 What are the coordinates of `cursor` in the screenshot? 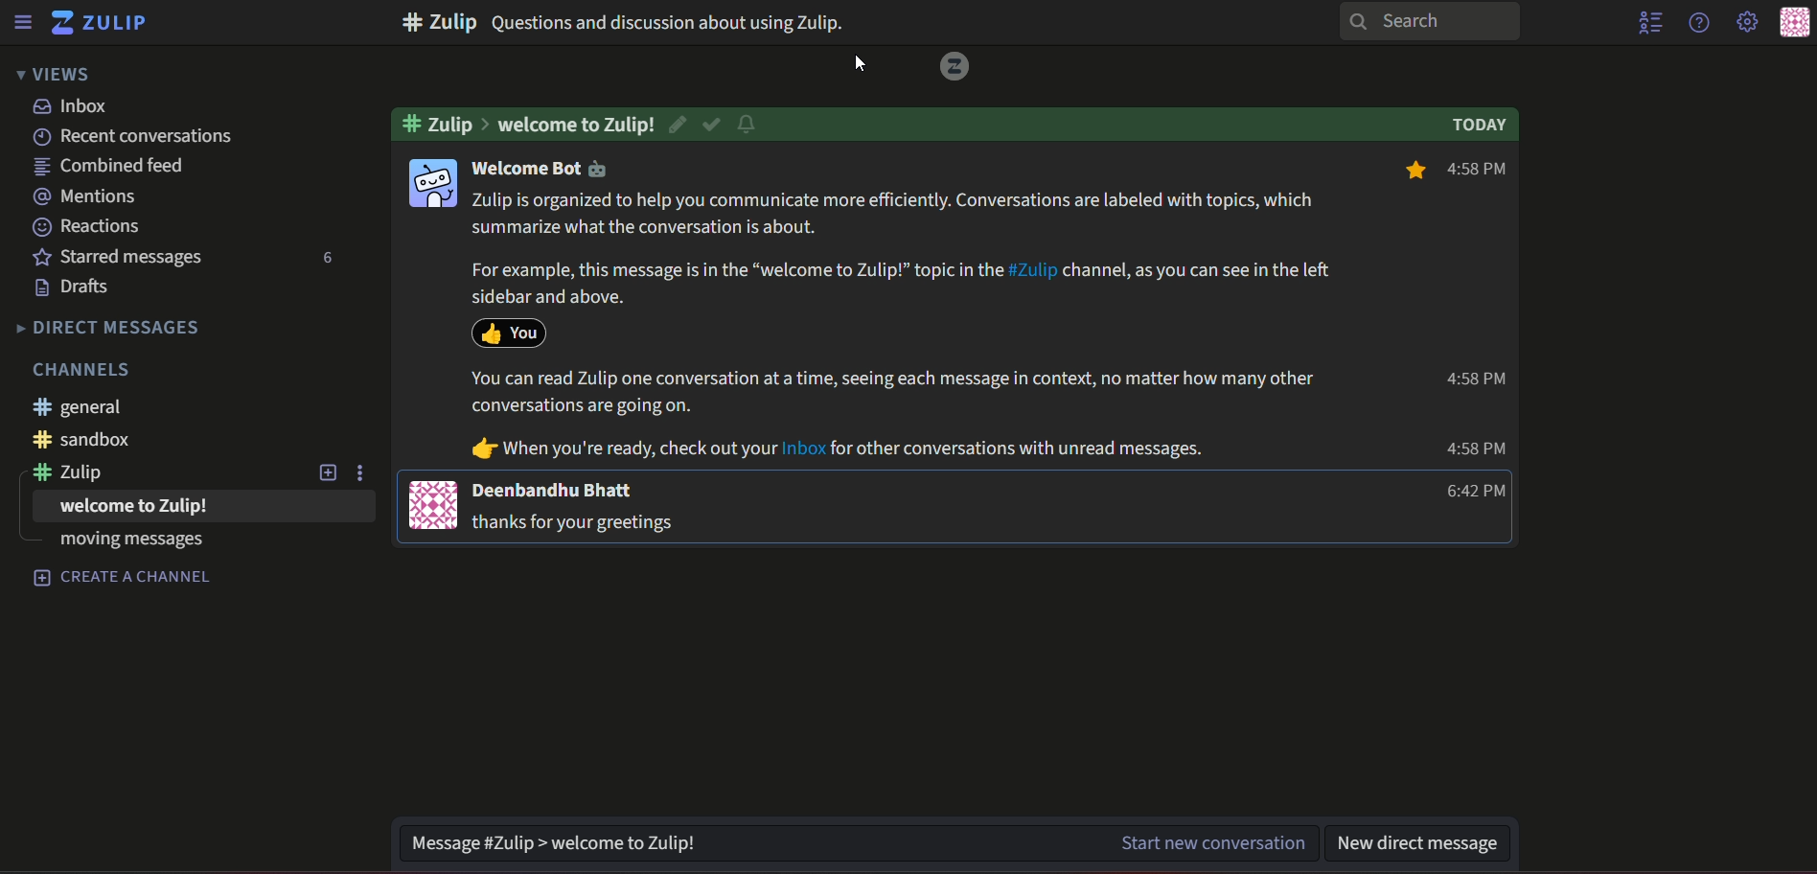 It's located at (859, 66).